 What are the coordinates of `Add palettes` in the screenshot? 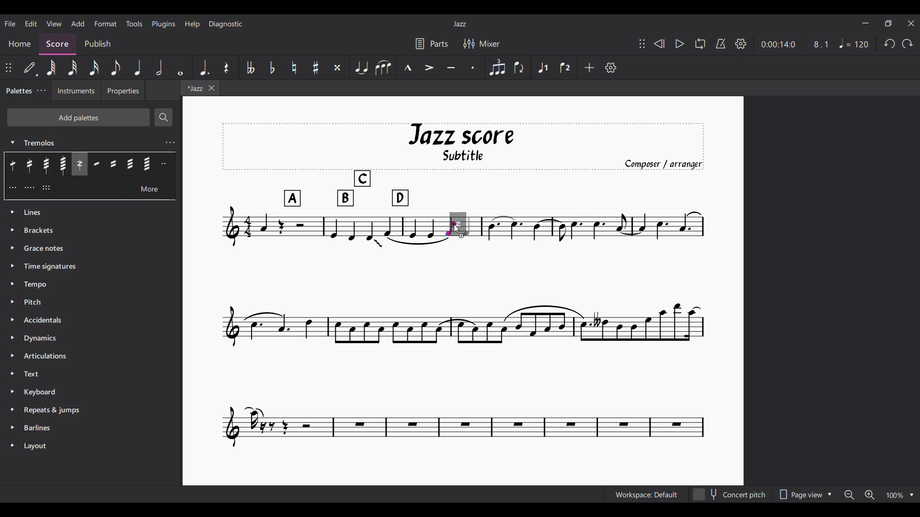 It's located at (78, 117).